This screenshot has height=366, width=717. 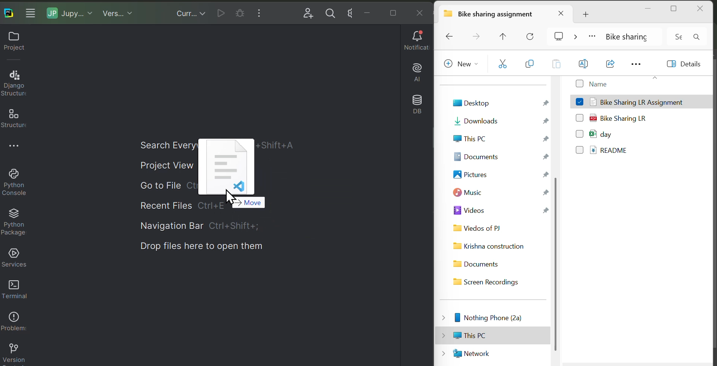 I want to click on Drop files here to open them, so click(x=214, y=248).